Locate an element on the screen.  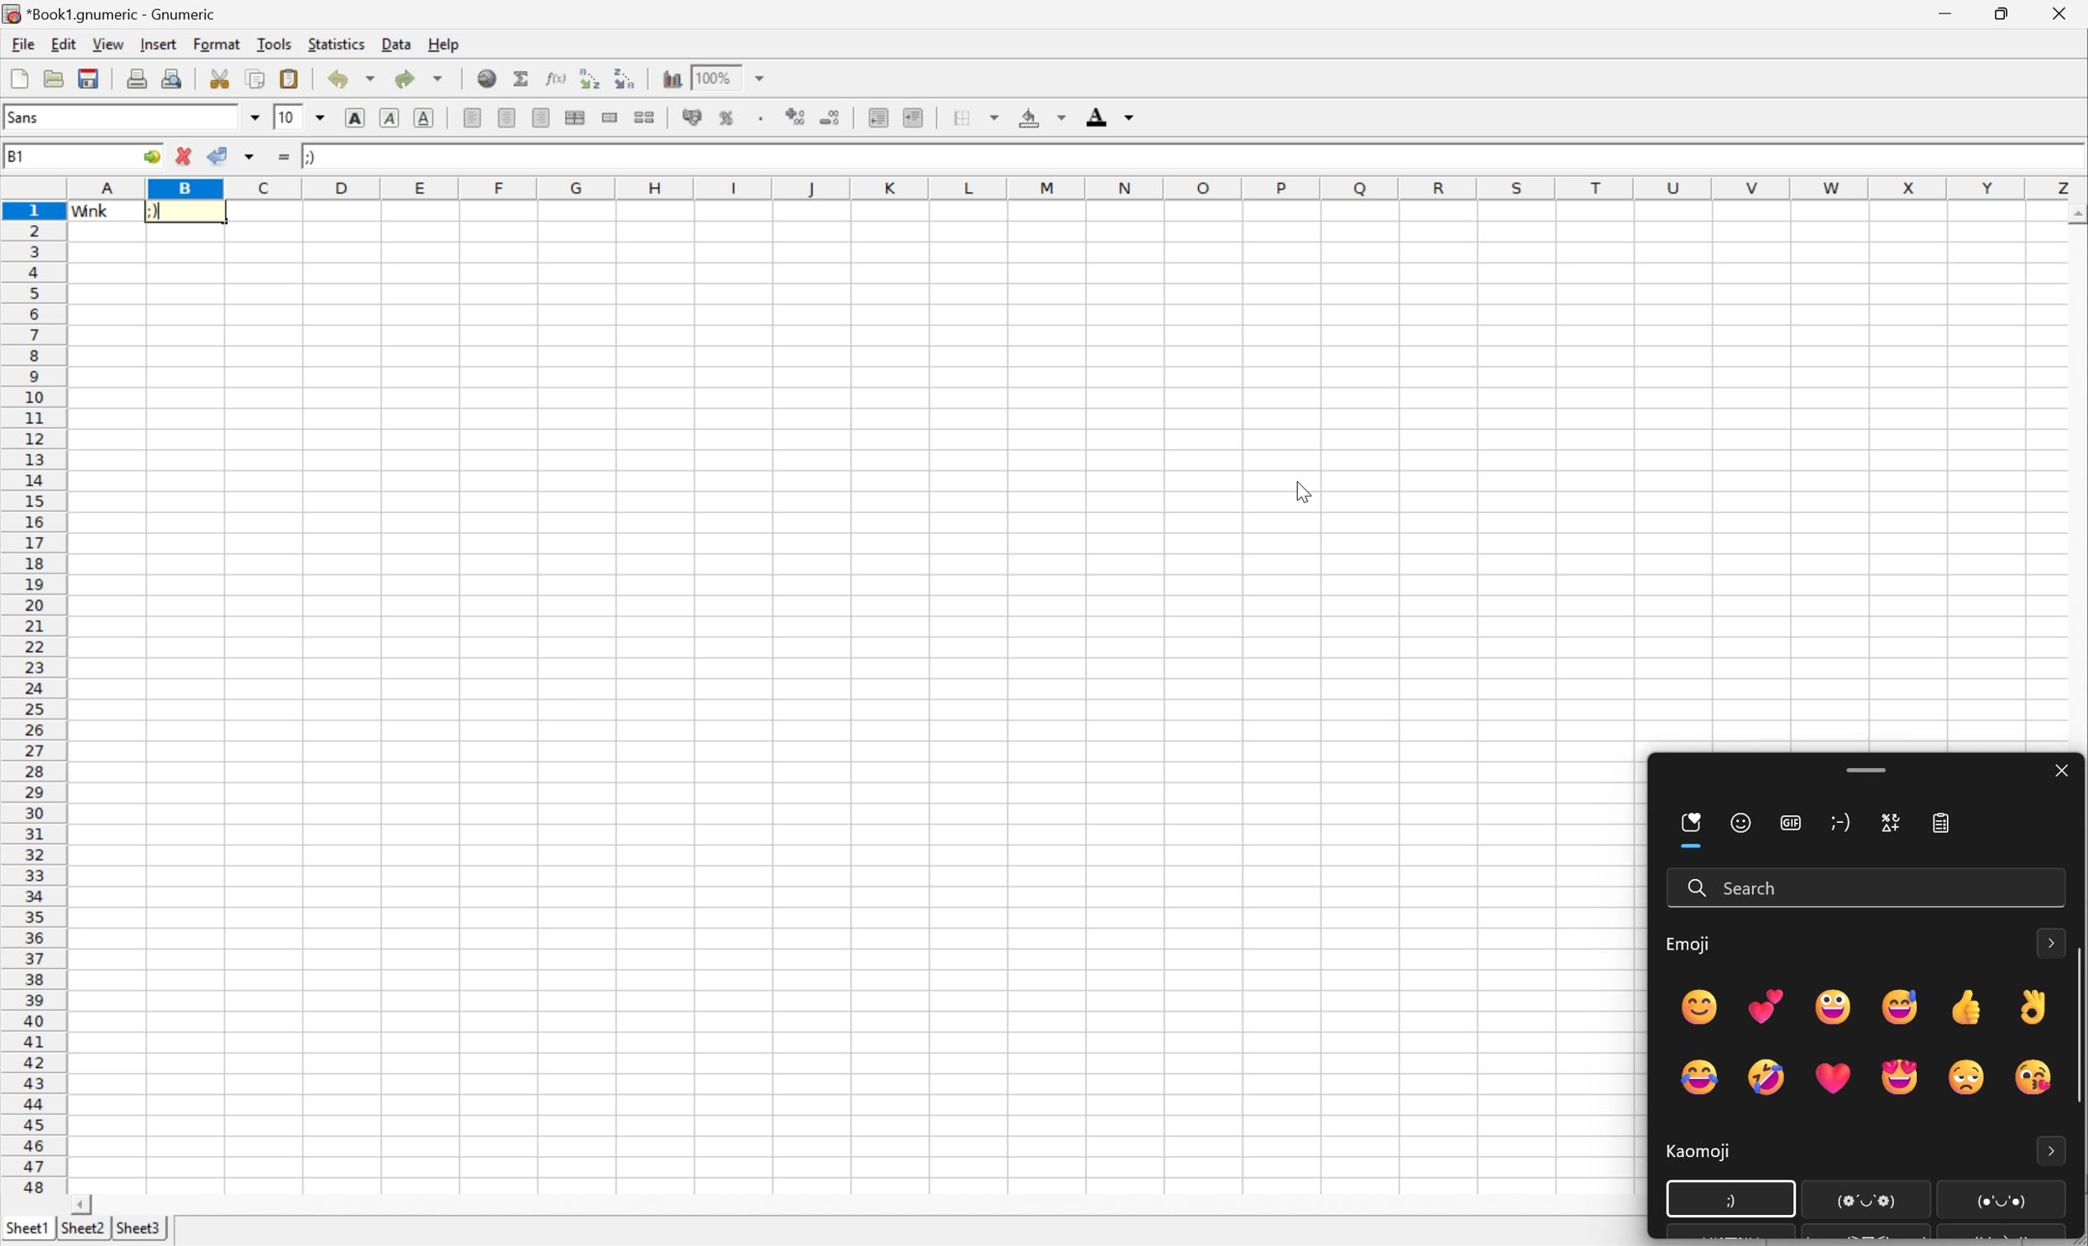
more is located at coordinates (2053, 1149).